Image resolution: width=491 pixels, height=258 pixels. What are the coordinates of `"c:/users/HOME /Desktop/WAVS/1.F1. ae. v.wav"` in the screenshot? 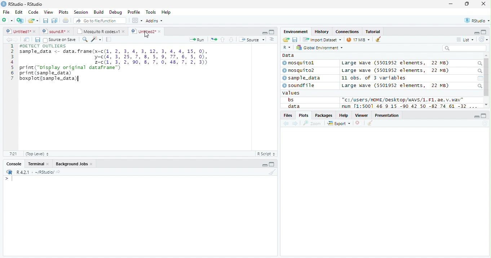 It's located at (403, 100).